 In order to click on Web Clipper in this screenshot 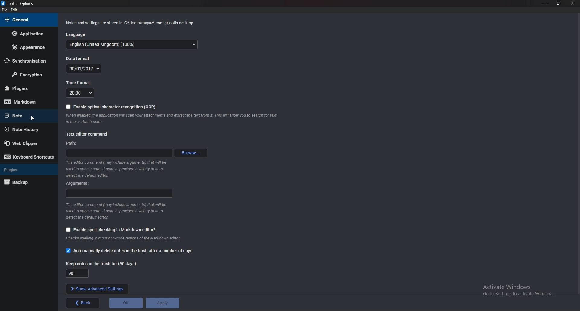, I will do `click(25, 143)`.